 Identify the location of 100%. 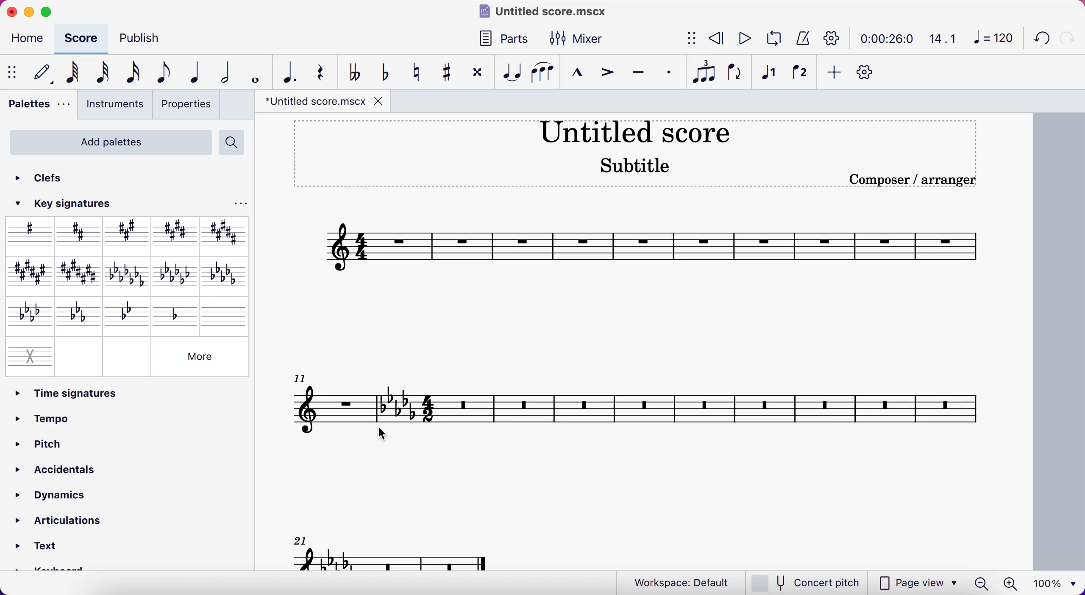
(1057, 583).